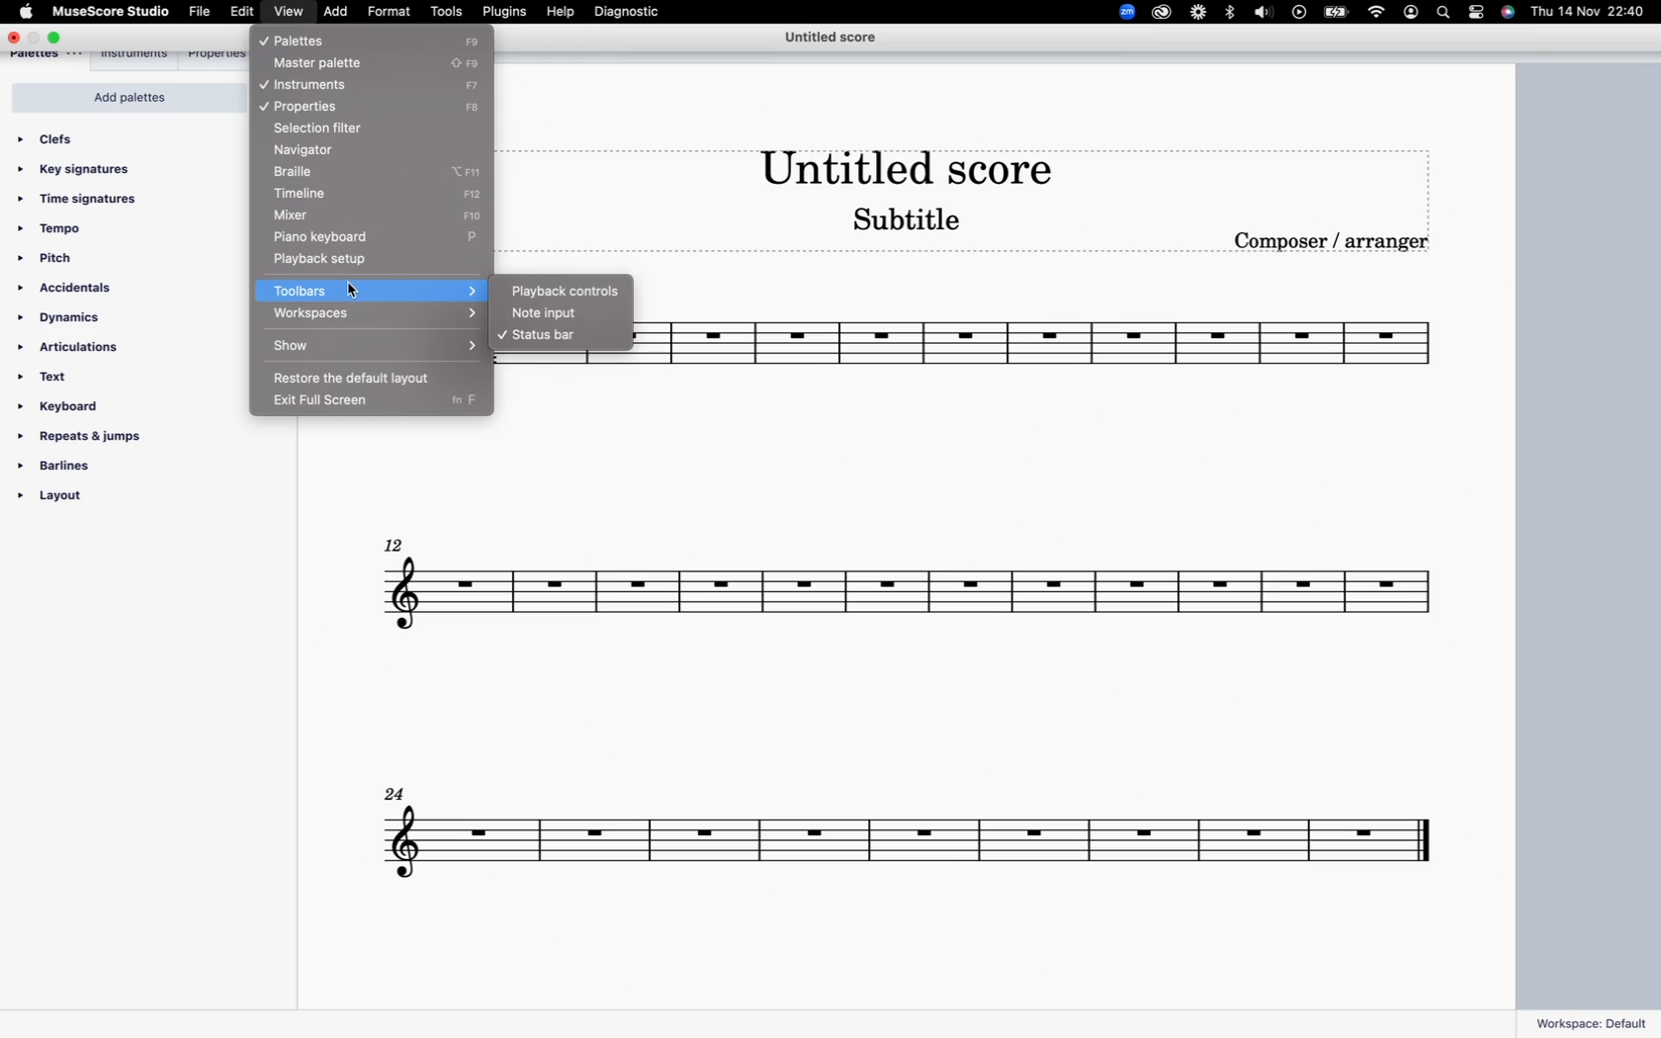  What do you see at coordinates (466, 404) in the screenshot?
I see `fn F` at bounding box center [466, 404].